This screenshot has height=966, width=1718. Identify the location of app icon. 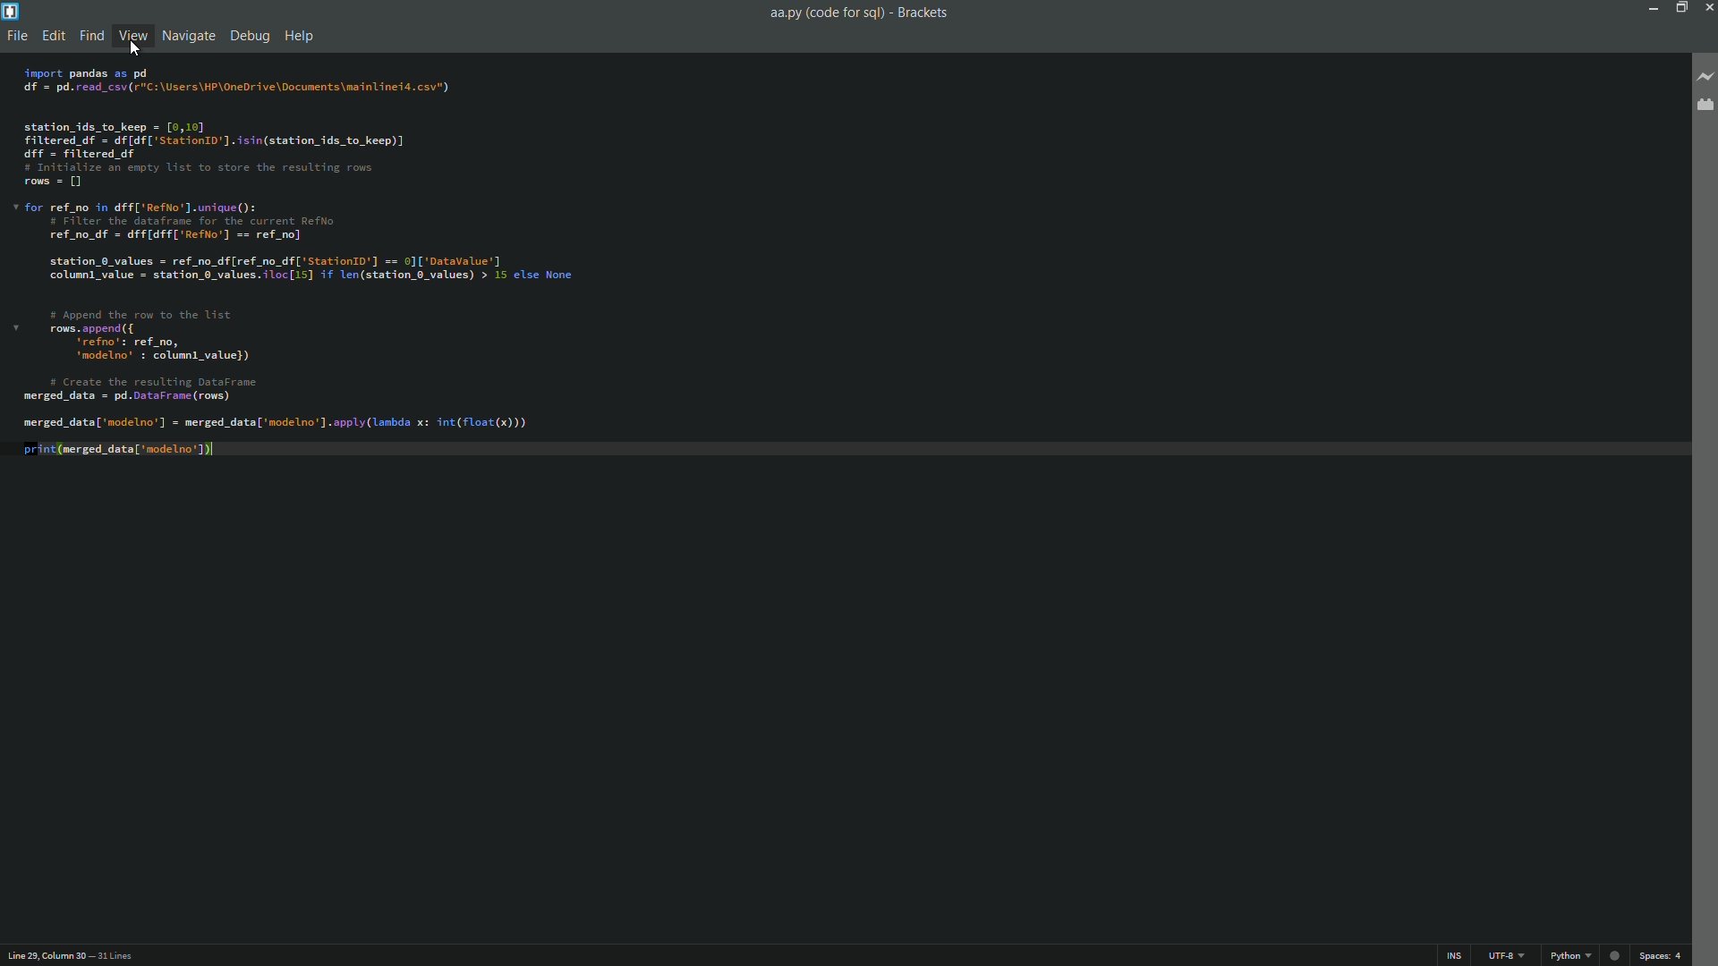
(11, 11).